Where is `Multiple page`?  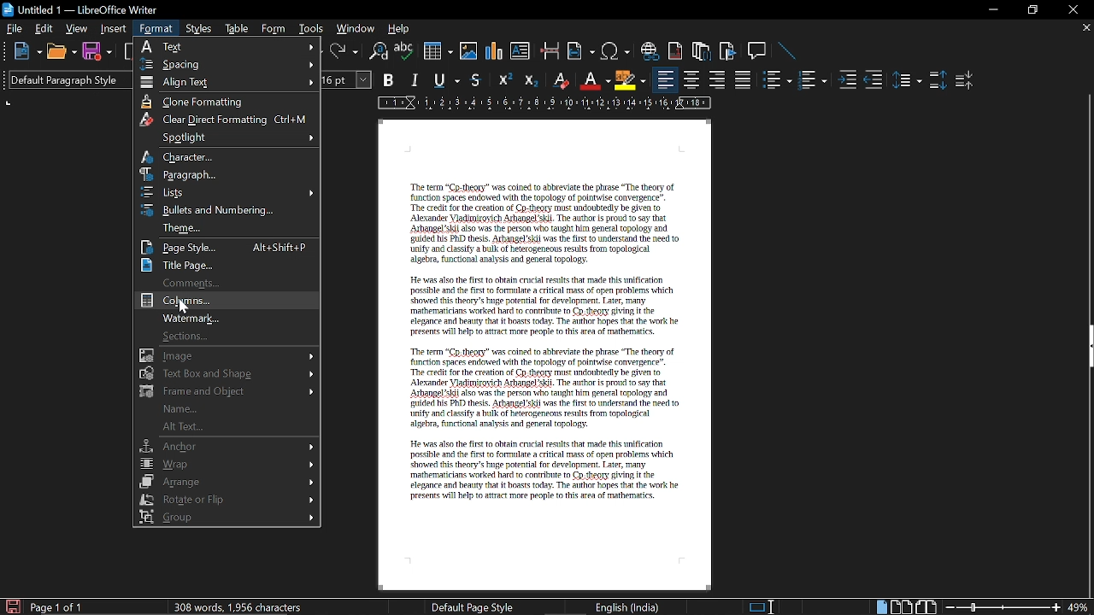 Multiple page is located at coordinates (901, 605).